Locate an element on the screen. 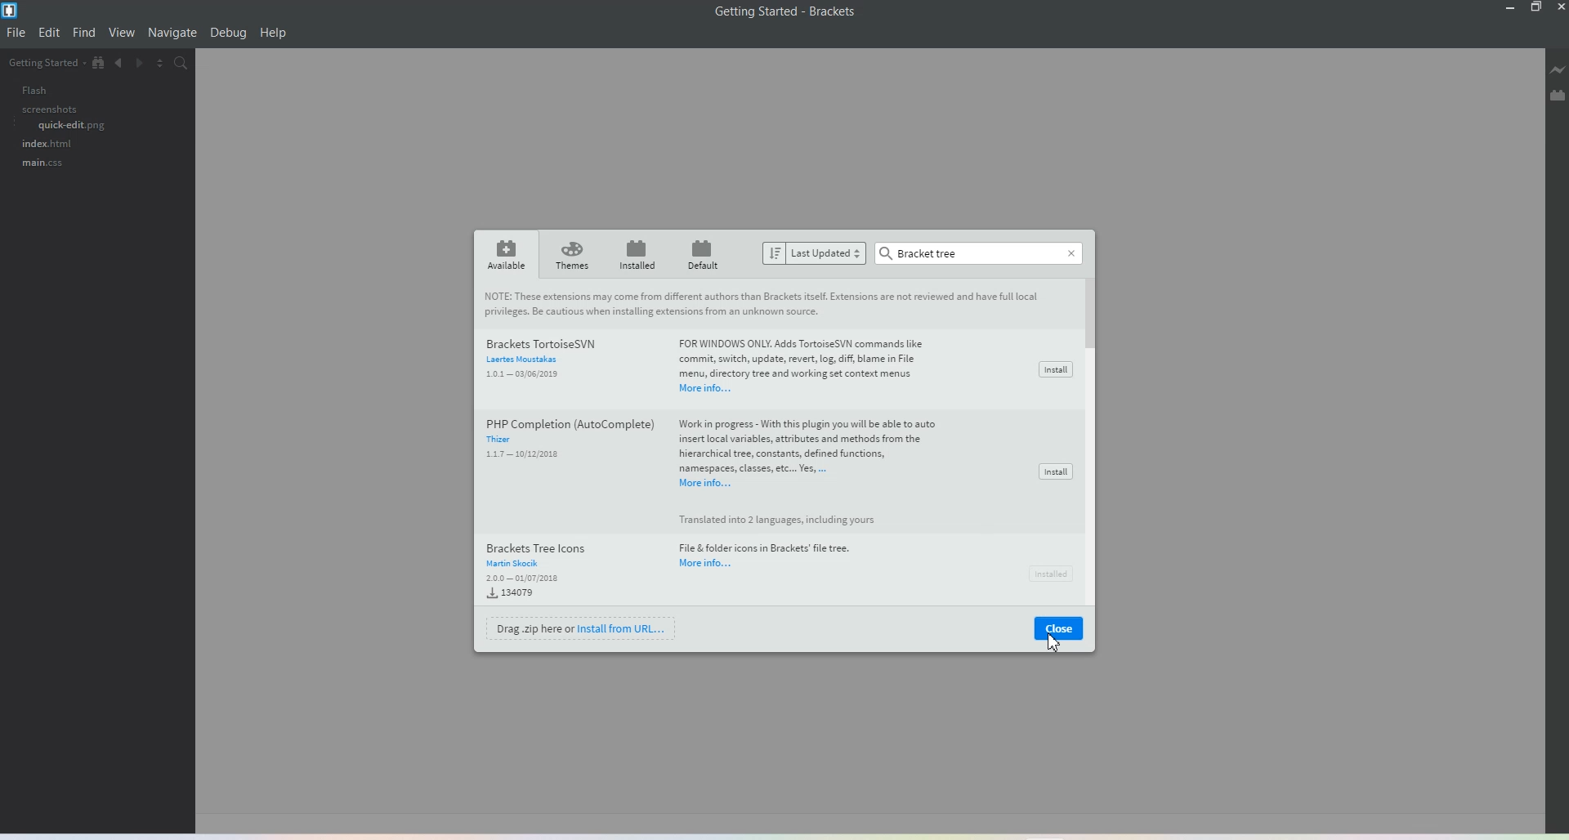 This screenshot has height=840, width=1569. Edit is located at coordinates (50, 33).